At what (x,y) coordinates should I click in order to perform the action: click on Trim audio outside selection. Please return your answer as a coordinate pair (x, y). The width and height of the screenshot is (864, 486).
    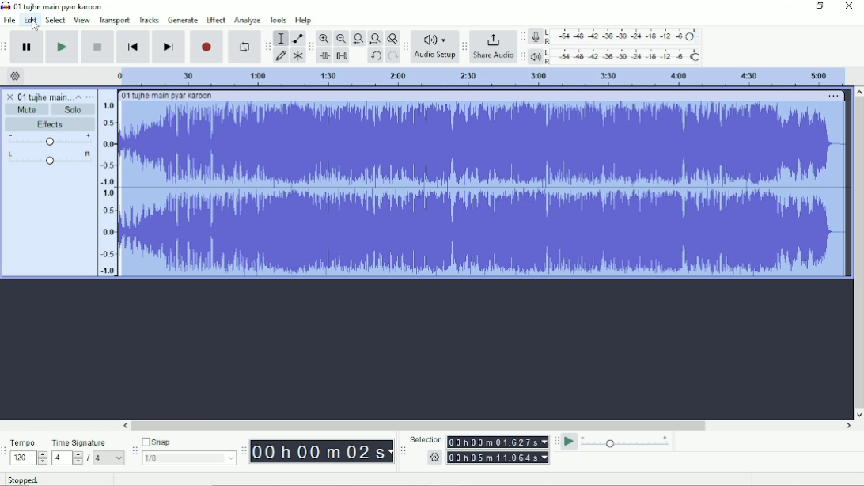
    Looking at the image, I should click on (326, 56).